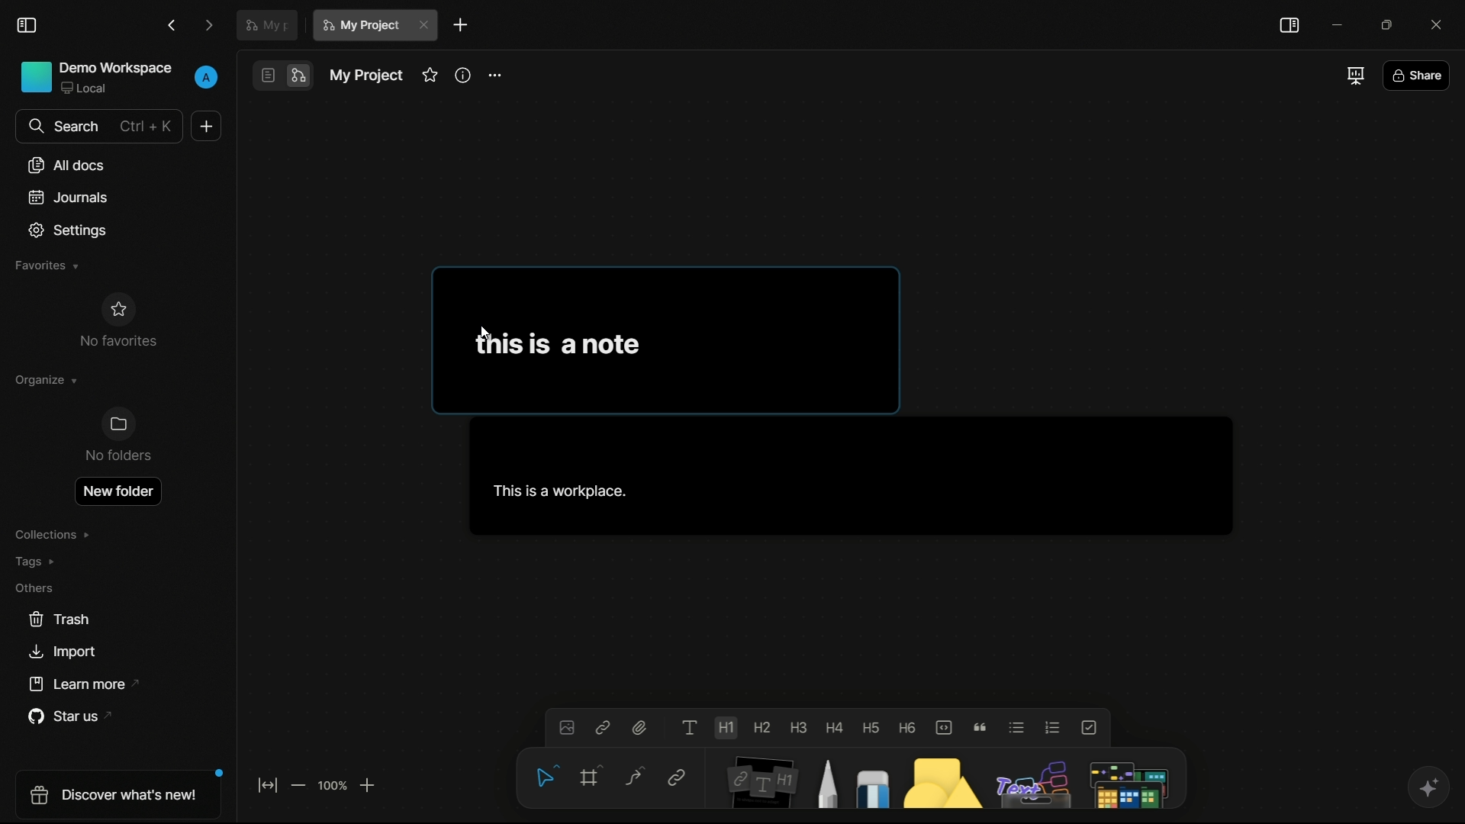  What do you see at coordinates (118, 488) in the screenshot?
I see `new folder` at bounding box center [118, 488].